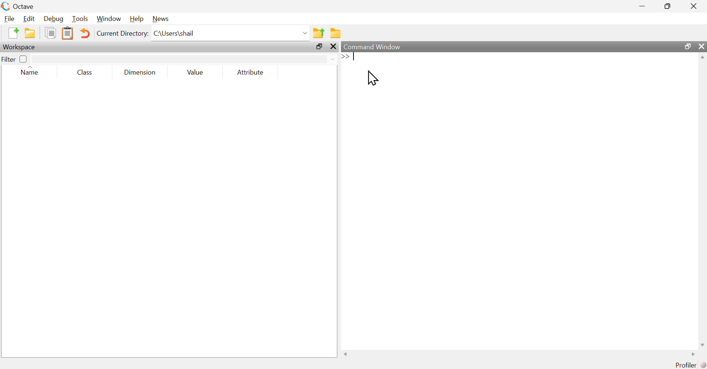  I want to click on search here, so click(185, 58).